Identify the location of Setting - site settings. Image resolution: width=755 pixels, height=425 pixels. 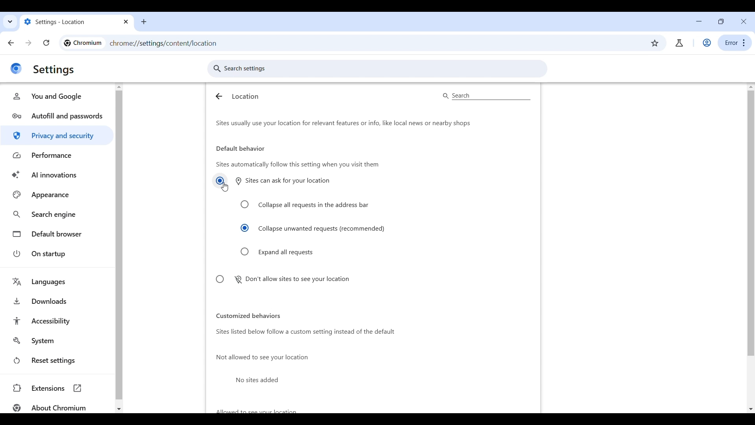
(69, 21).